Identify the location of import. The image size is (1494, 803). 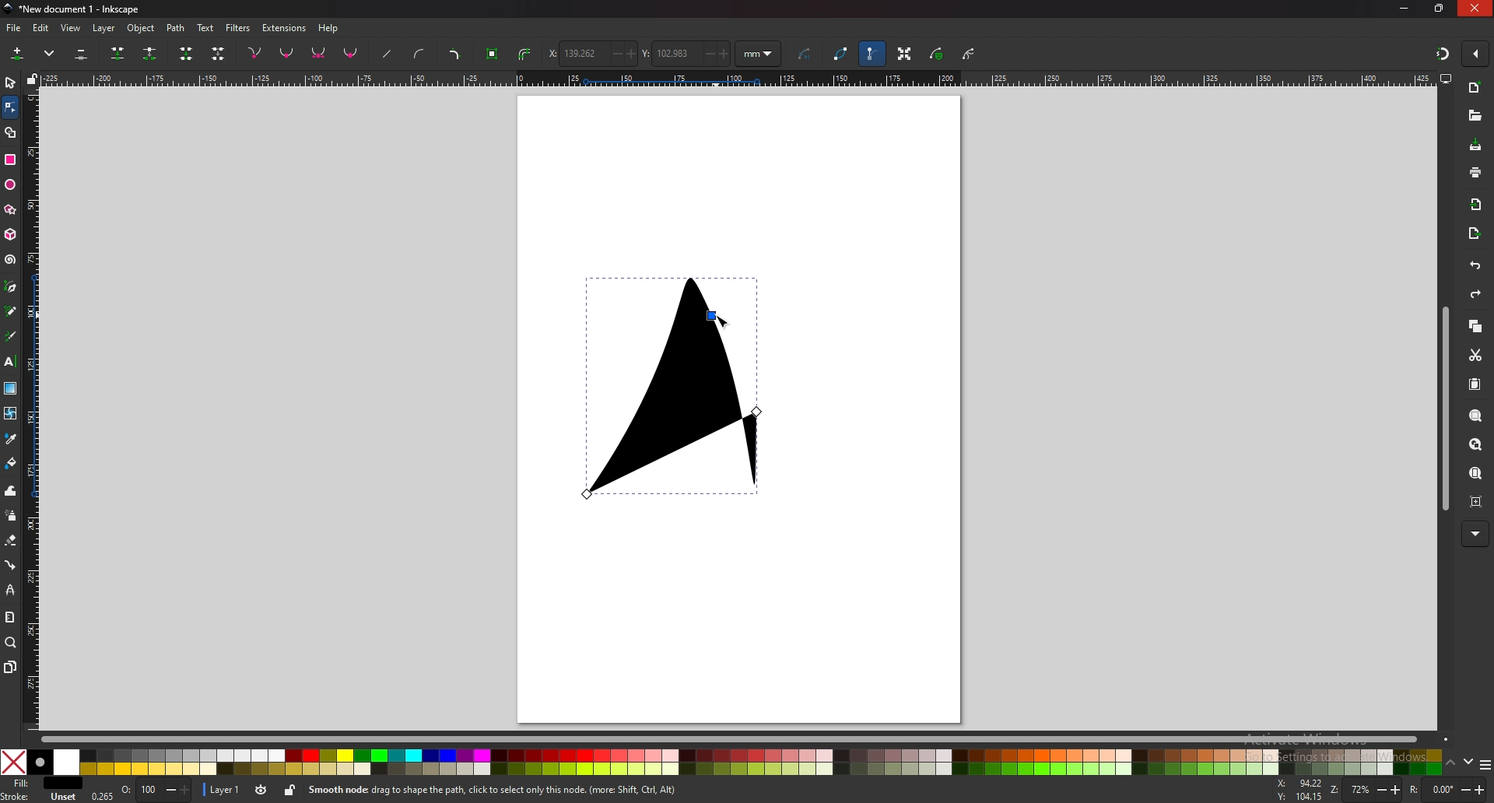
(1477, 206).